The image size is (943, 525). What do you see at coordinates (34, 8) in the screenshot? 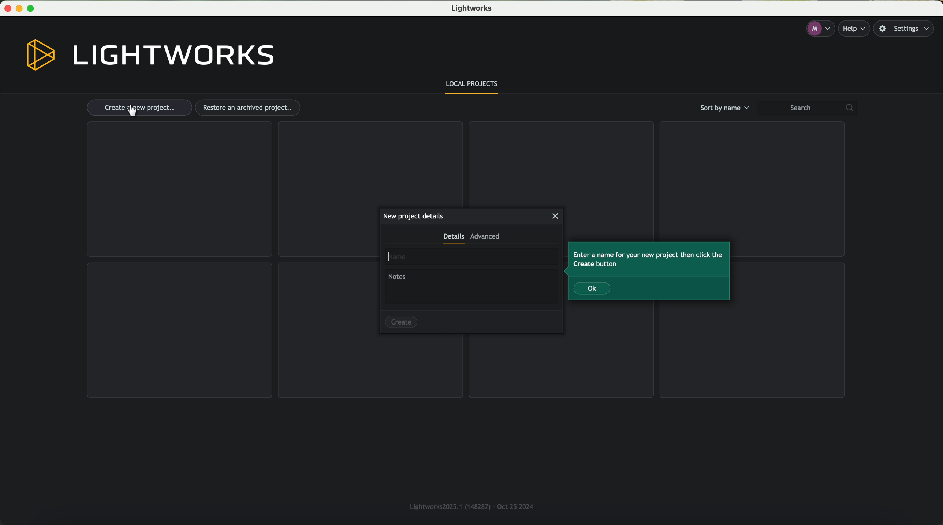
I see `maximize` at bounding box center [34, 8].